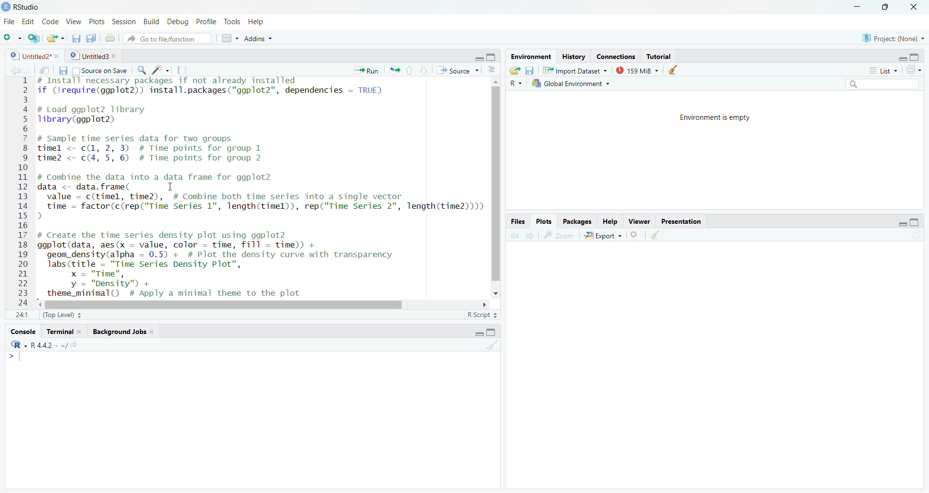  I want to click on # Create the time series density plot using ggplot2
ggplot(data, aes(x = value, color = time, fill = time)) +
geom_density(alpha = 0.5) + # Plot the density curve with transparency
labs (title = "Time Series Density Plot",
x = "Time",
y - "Density" +
~~ theme_minimal() # Apply a minimal theme to the plot, so click(235, 264).